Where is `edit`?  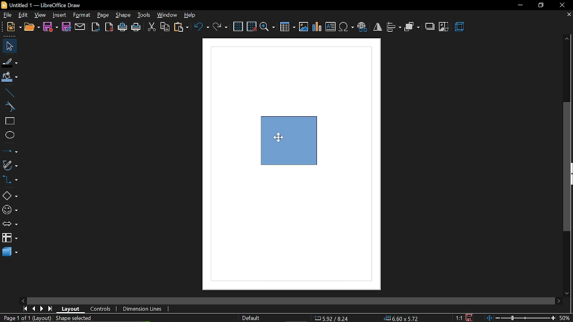 edit is located at coordinates (23, 15).